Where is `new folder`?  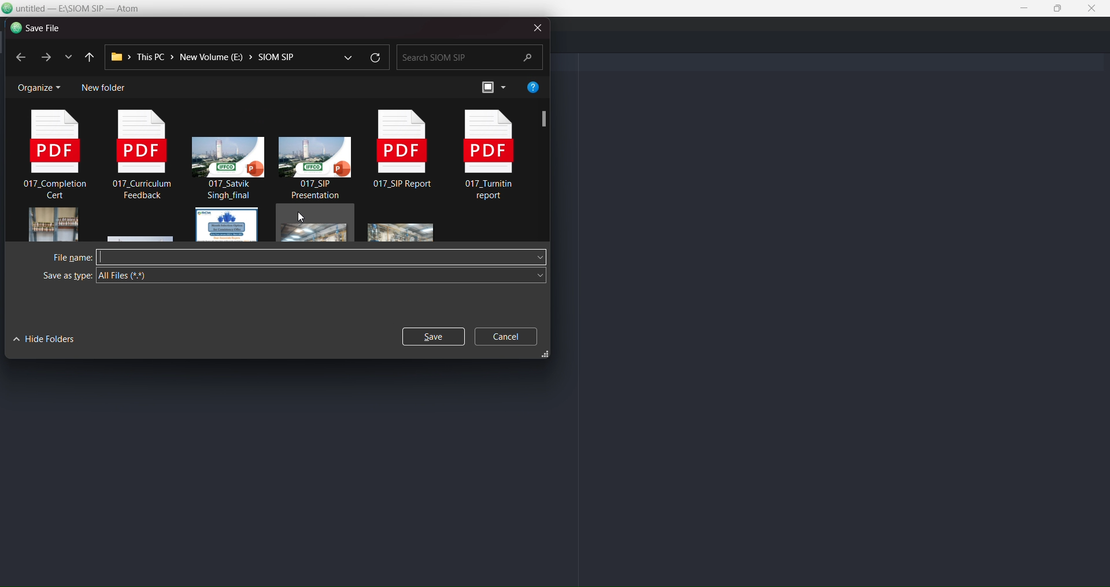
new folder is located at coordinates (102, 86).